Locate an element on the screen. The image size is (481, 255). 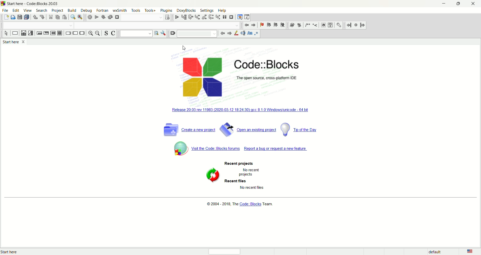
step into instruction is located at coordinates (218, 17).